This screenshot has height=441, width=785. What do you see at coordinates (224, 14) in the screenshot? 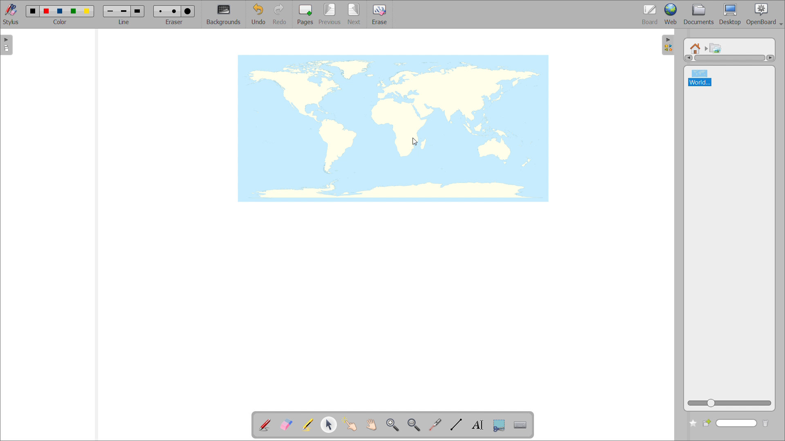
I see `backgrounds` at bounding box center [224, 14].